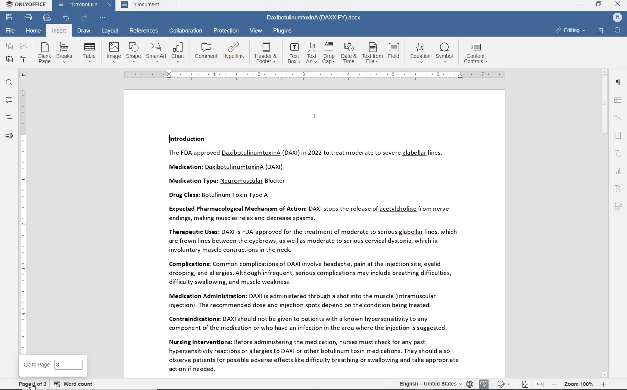 The image size is (627, 390). What do you see at coordinates (103, 18) in the screenshot?
I see `customize quick access toolbar` at bounding box center [103, 18].